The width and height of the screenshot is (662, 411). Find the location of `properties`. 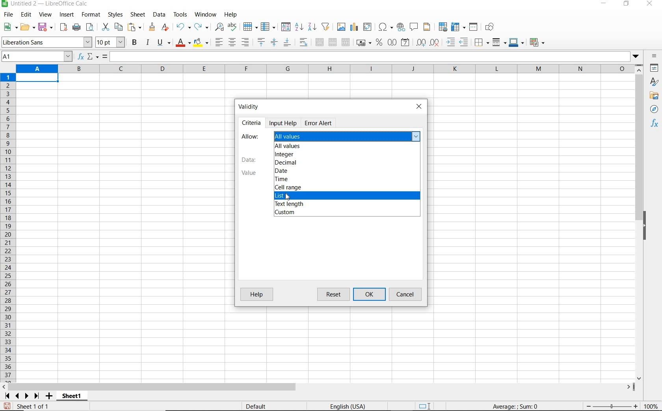

properties is located at coordinates (655, 69).